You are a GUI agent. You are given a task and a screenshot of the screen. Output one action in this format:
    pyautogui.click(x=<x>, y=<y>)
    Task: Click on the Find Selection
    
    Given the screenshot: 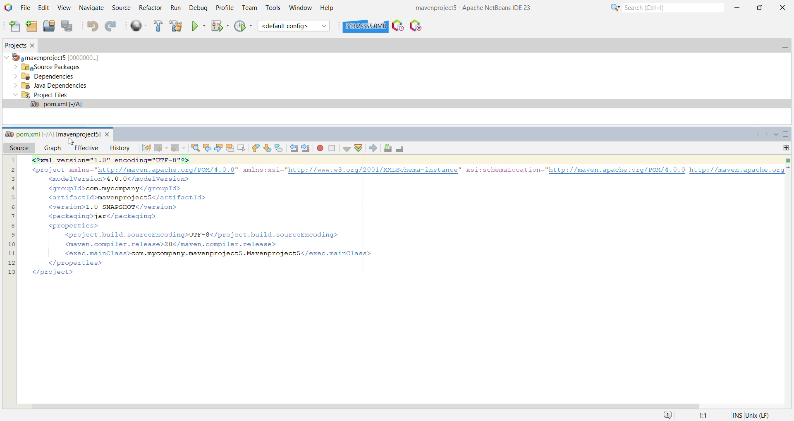 What is the action you would take?
    pyautogui.click(x=195, y=148)
    